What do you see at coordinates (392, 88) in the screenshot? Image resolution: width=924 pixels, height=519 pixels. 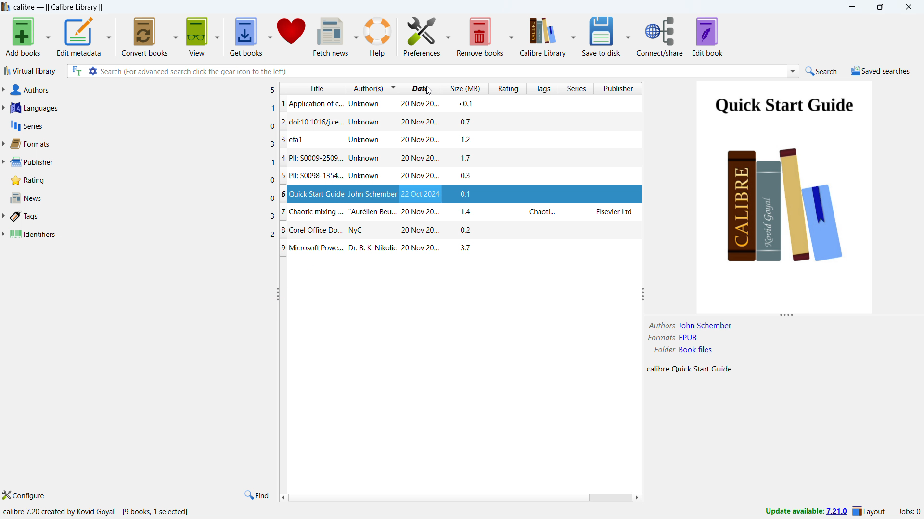 I see `select sorting order` at bounding box center [392, 88].